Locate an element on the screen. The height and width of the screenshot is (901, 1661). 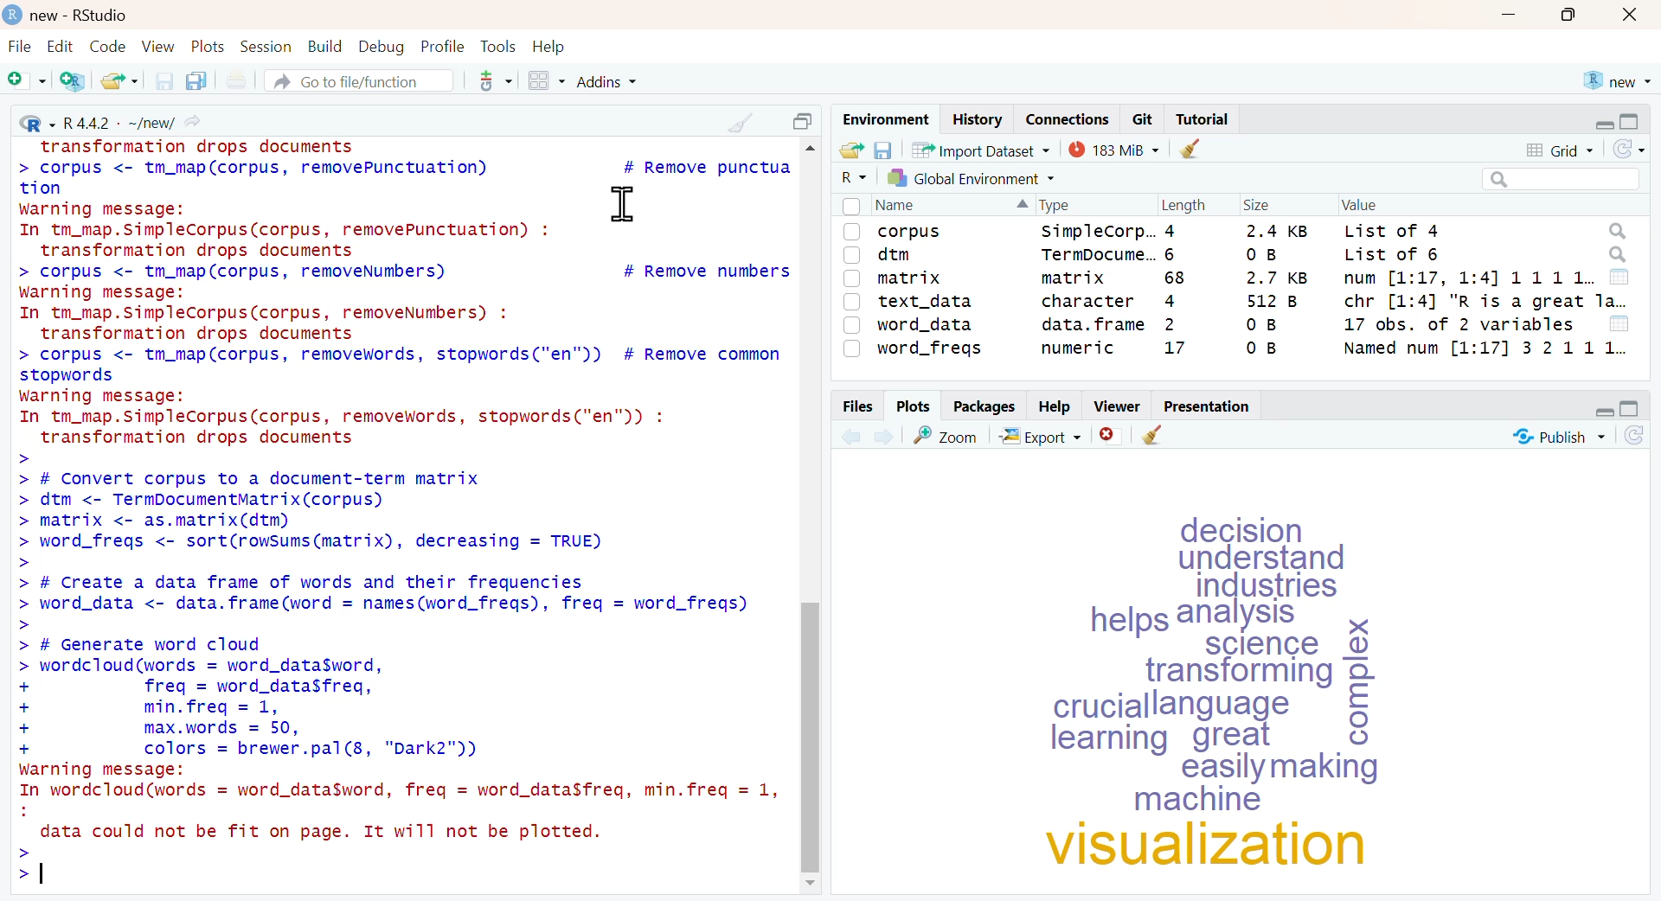
Global Environment is located at coordinates (972, 177).